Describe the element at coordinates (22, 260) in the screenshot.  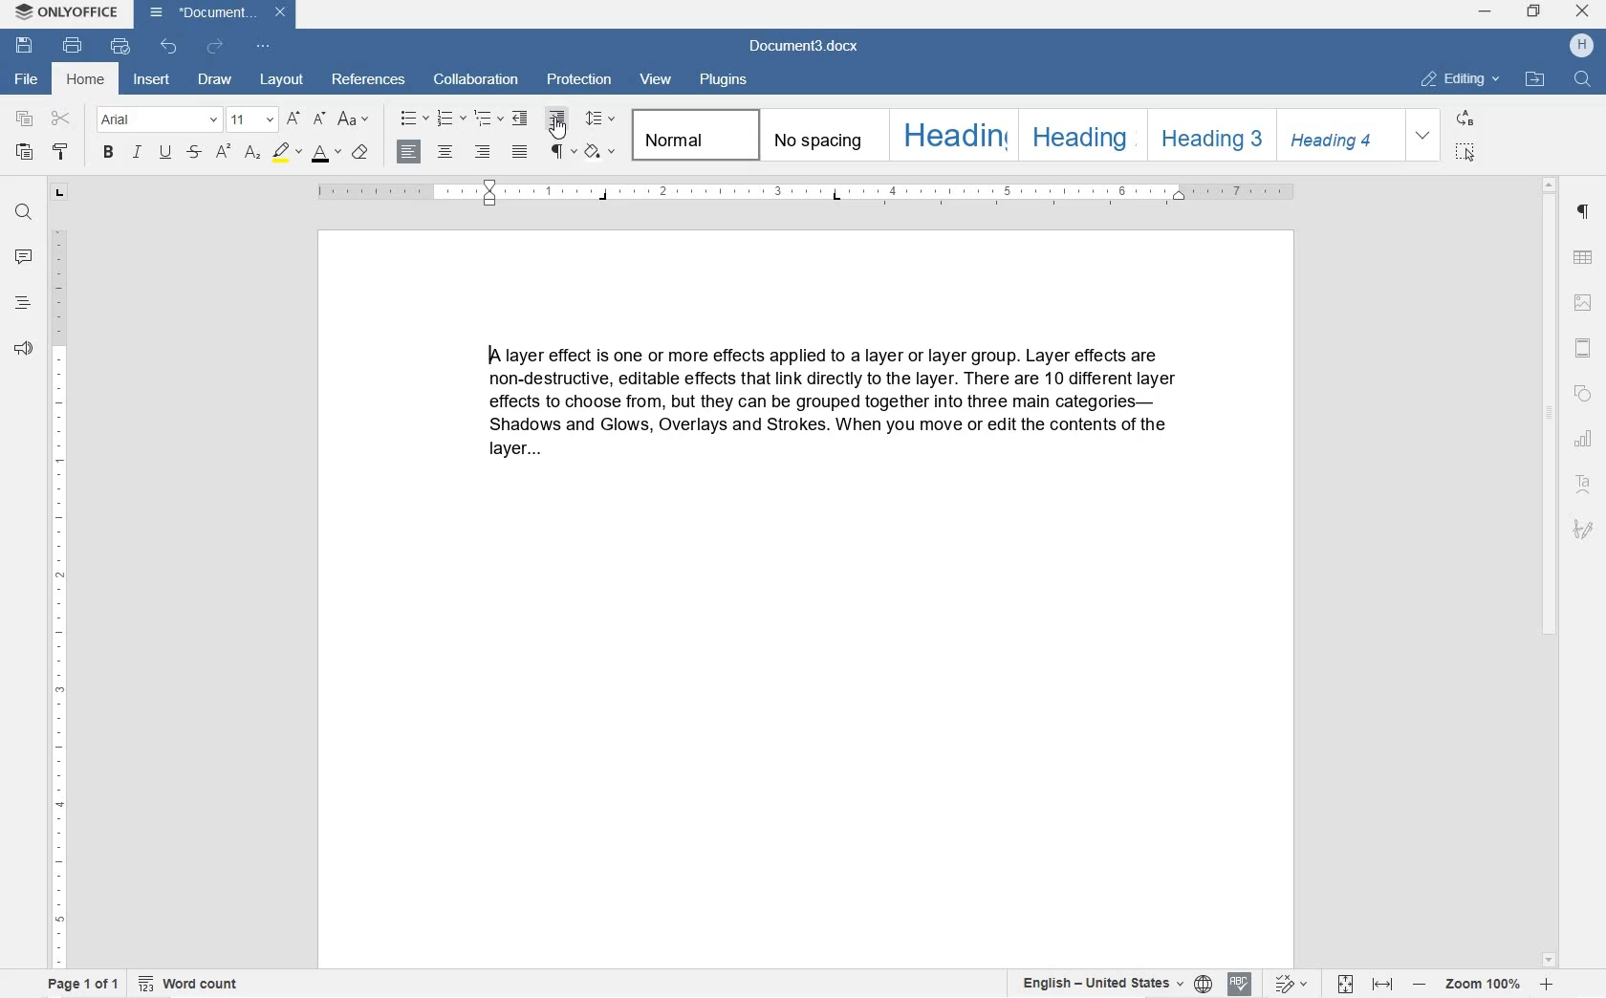
I see `COMMENT` at that location.